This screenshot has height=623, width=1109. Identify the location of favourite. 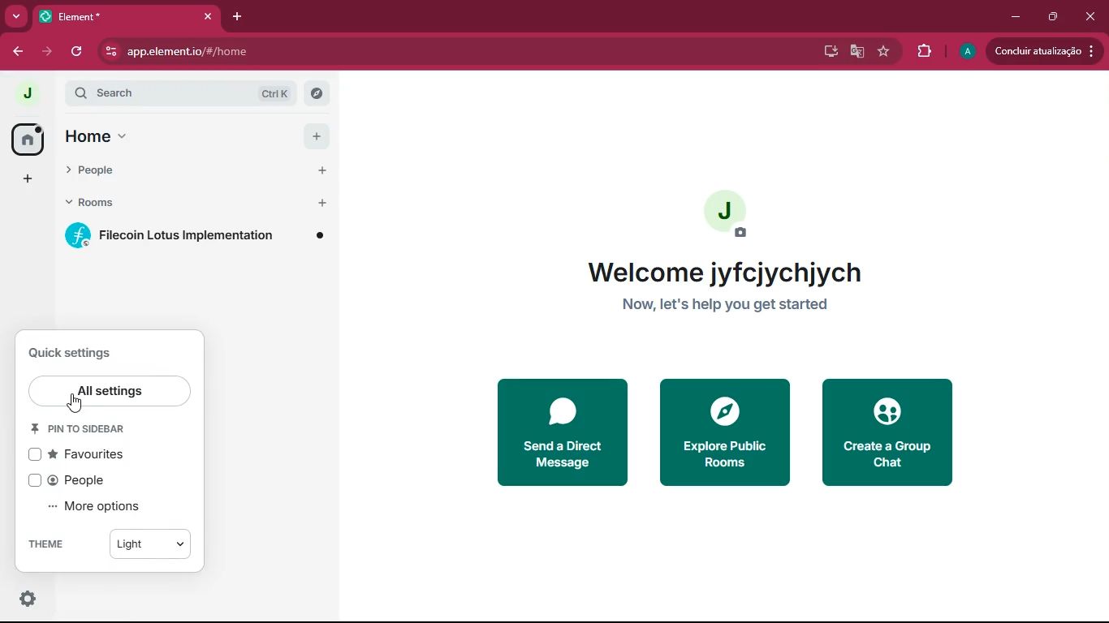
(882, 52).